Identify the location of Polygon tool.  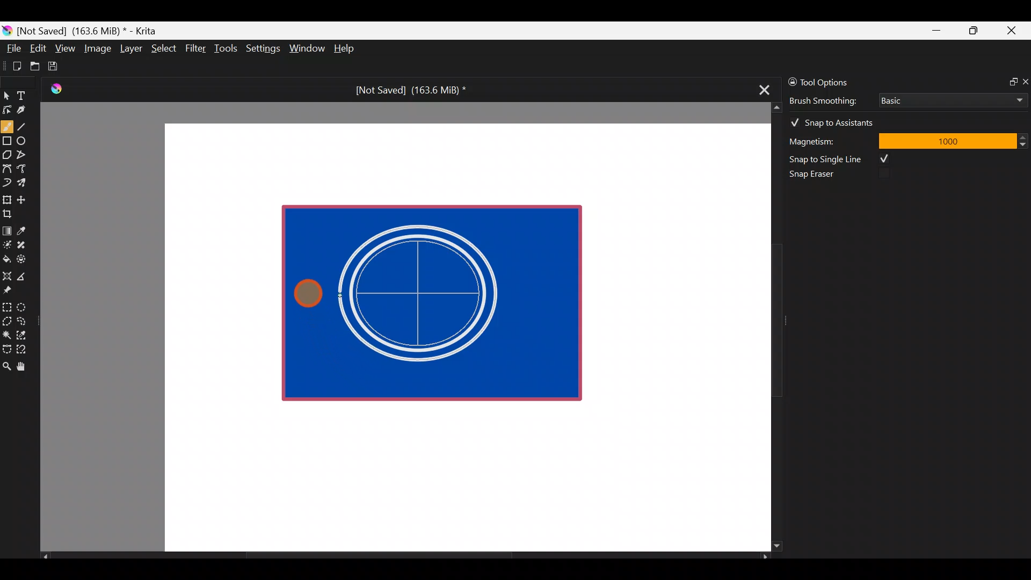
(6, 155).